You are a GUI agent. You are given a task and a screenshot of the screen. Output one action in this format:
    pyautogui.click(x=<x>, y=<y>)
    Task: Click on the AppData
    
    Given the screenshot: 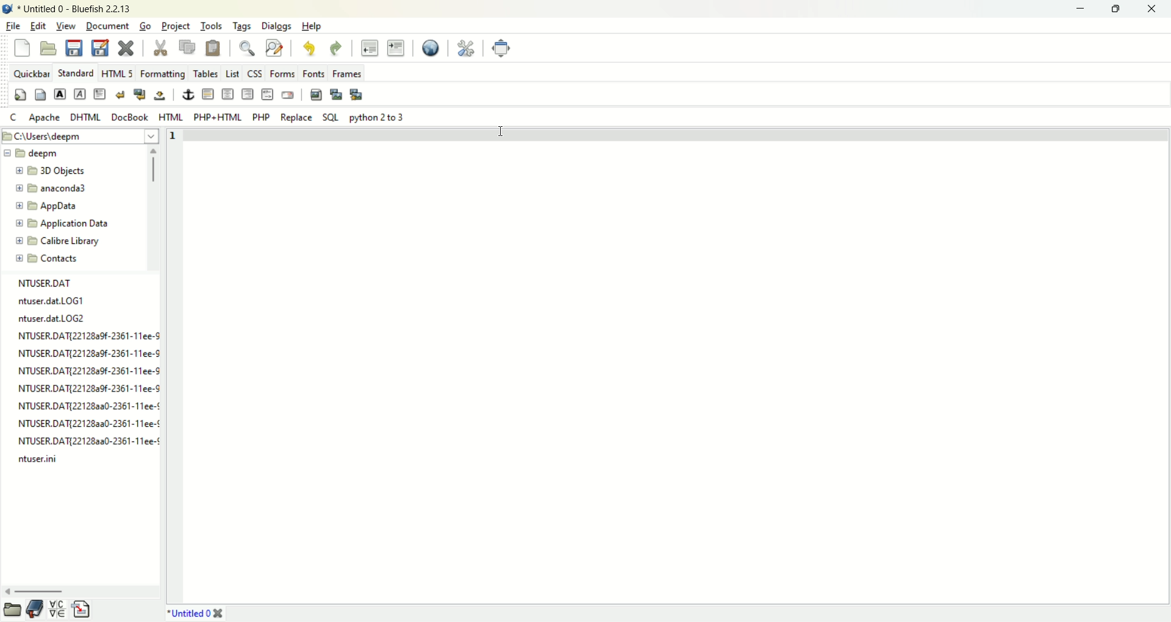 What is the action you would take?
    pyautogui.click(x=58, y=206)
    